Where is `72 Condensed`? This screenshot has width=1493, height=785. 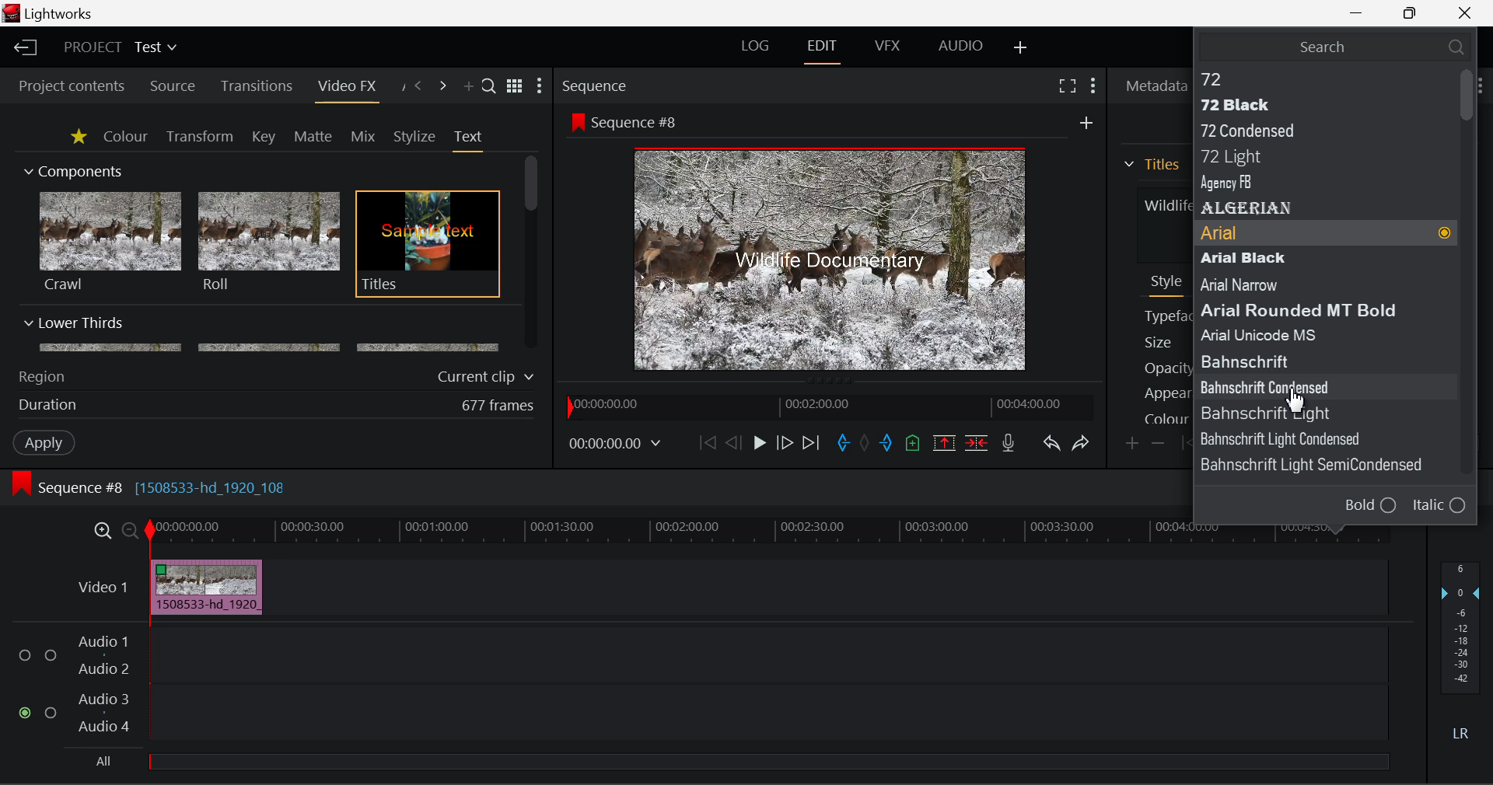
72 Condensed is located at coordinates (1314, 128).